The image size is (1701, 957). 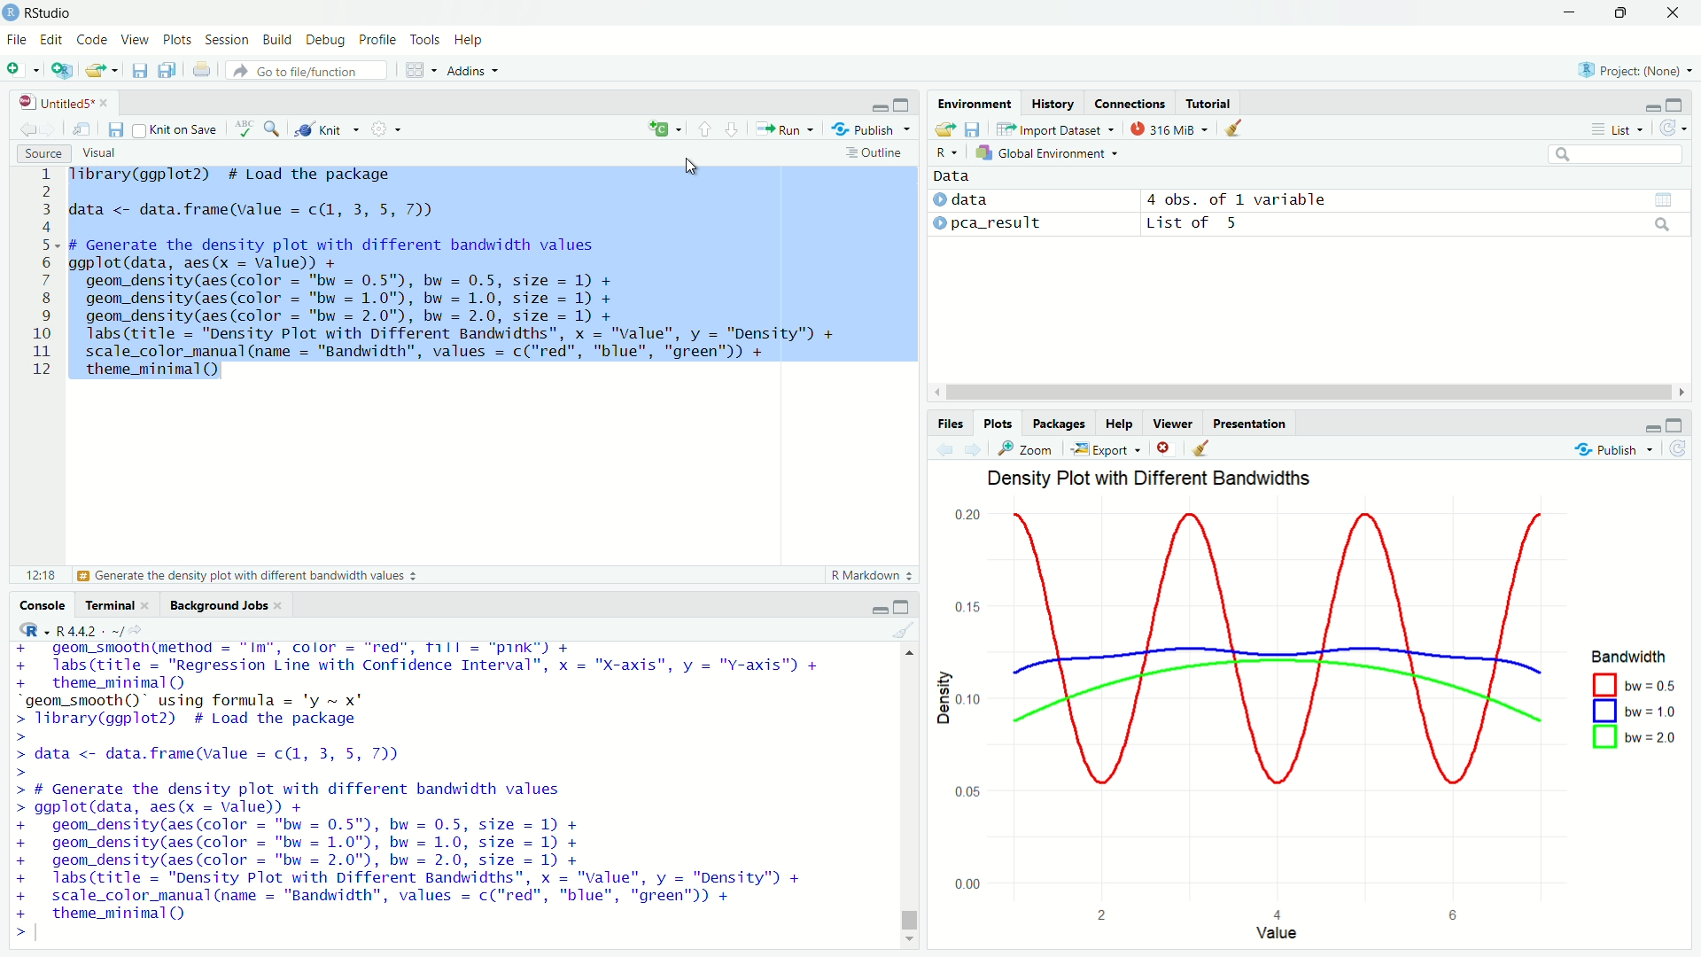 What do you see at coordinates (703, 128) in the screenshot?
I see `Go to previous section/chunk` at bounding box center [703, 128].